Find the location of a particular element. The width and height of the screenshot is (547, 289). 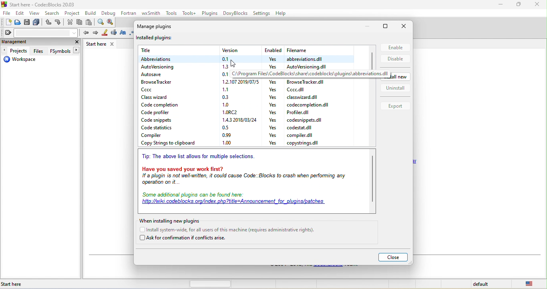

edit is located at coordinates (20, 12).